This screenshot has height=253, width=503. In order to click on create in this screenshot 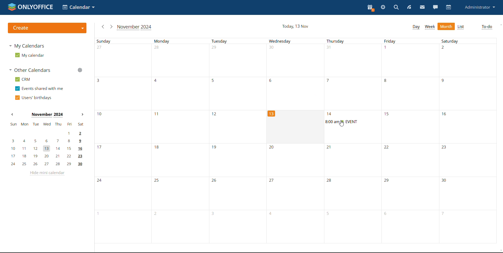, I will do `click(47, 28)`.